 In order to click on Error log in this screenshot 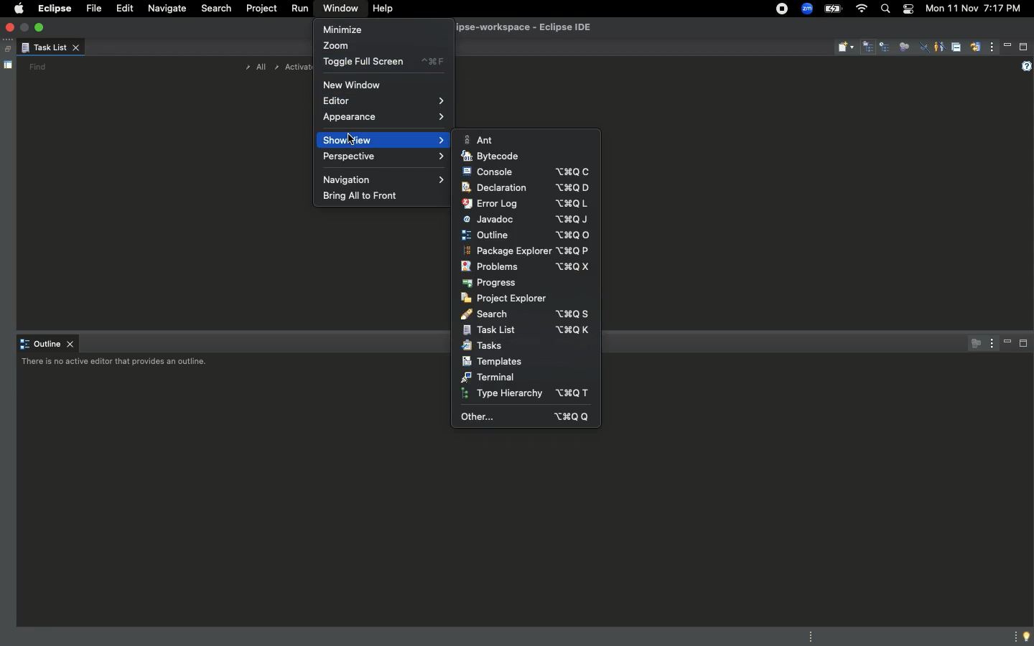, I will do `click(527, 203)`.